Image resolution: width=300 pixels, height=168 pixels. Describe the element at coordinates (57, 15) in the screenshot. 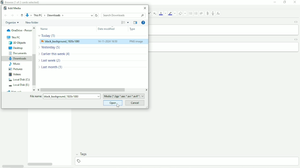

I see `File location path` at that location.